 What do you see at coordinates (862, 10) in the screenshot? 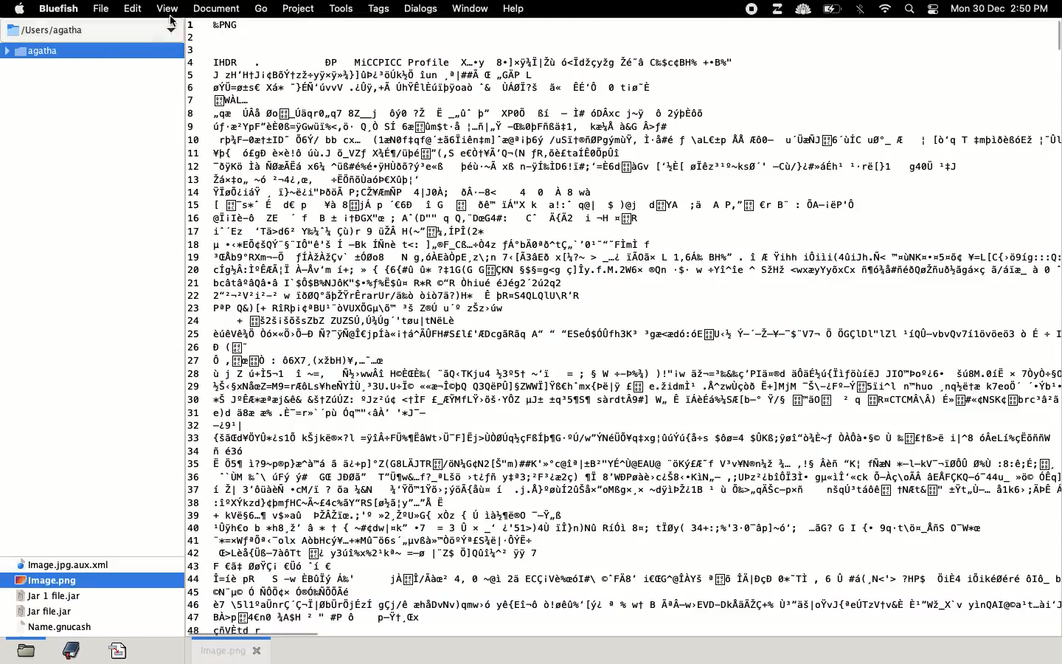
I see `bluetooth` at bounding box center [862, 10].